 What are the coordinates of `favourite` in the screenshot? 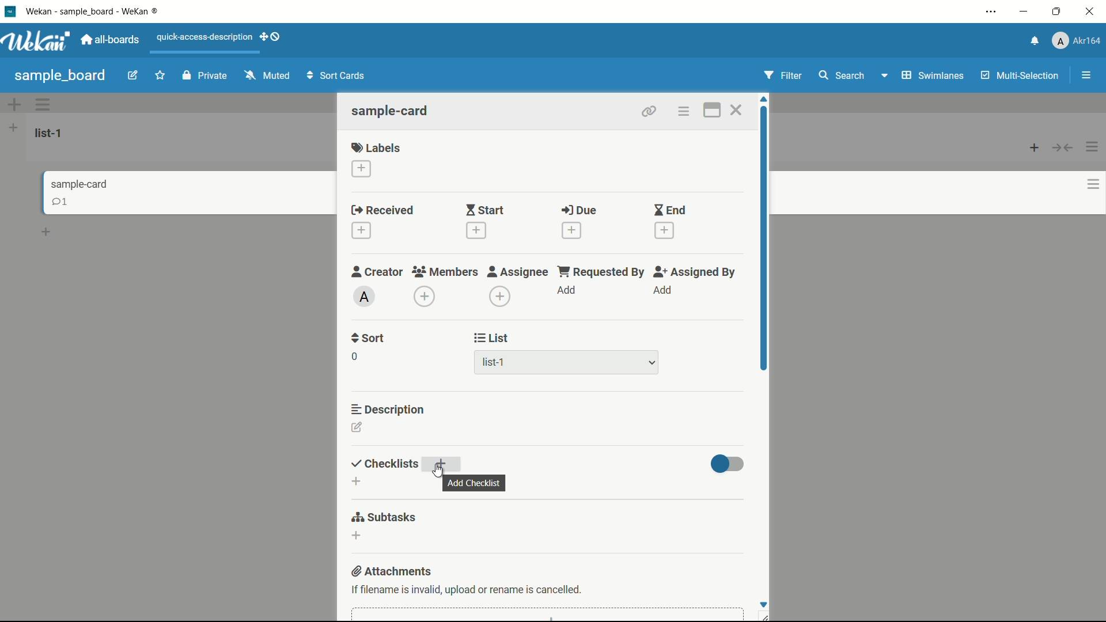 It's located at (160, 73).